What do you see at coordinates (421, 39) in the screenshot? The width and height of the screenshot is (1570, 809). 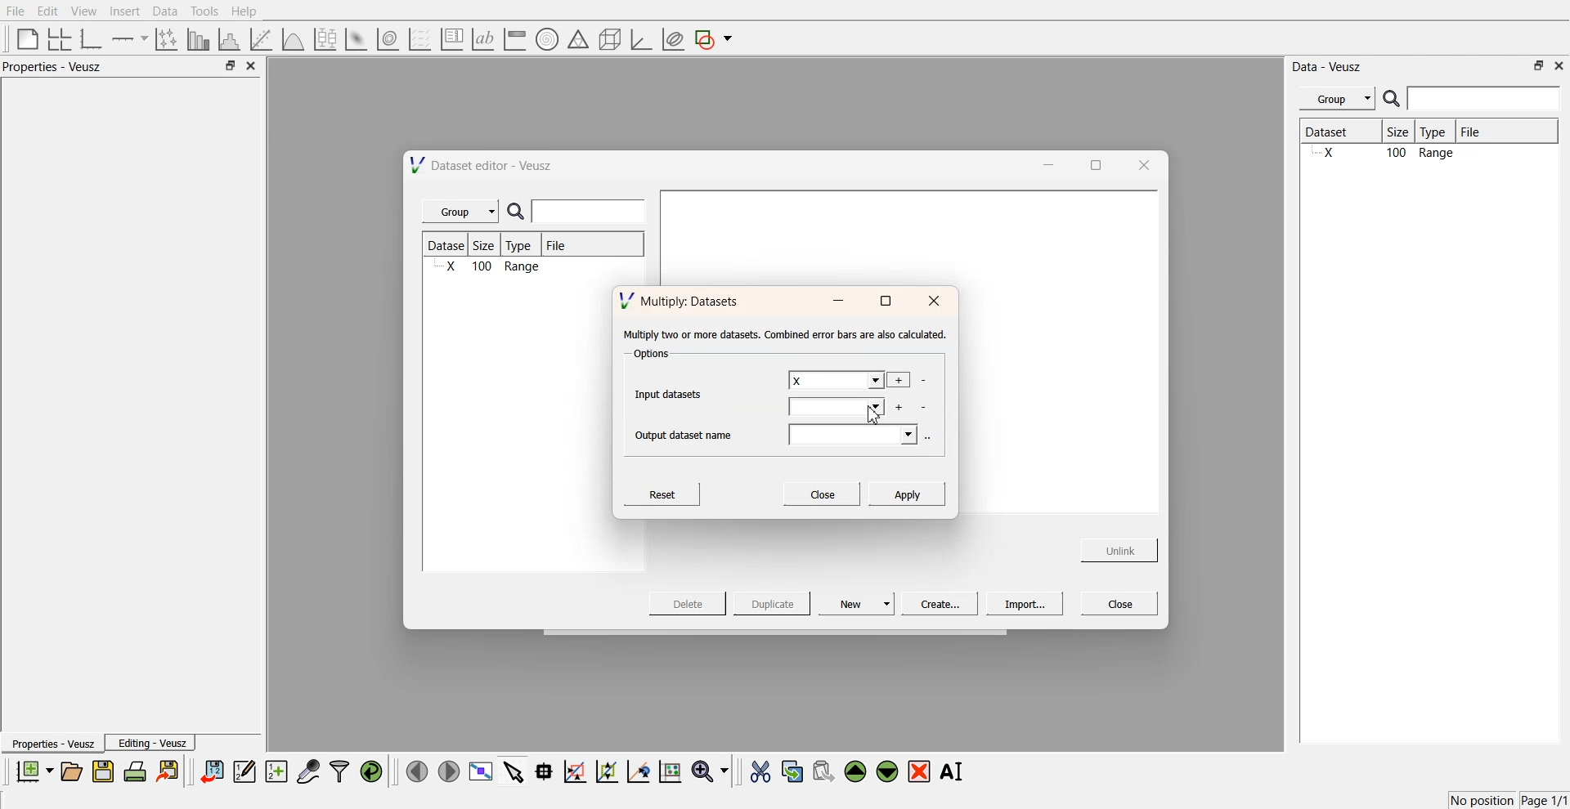 I see `plot a vector set` at bounding box center [421, 39].